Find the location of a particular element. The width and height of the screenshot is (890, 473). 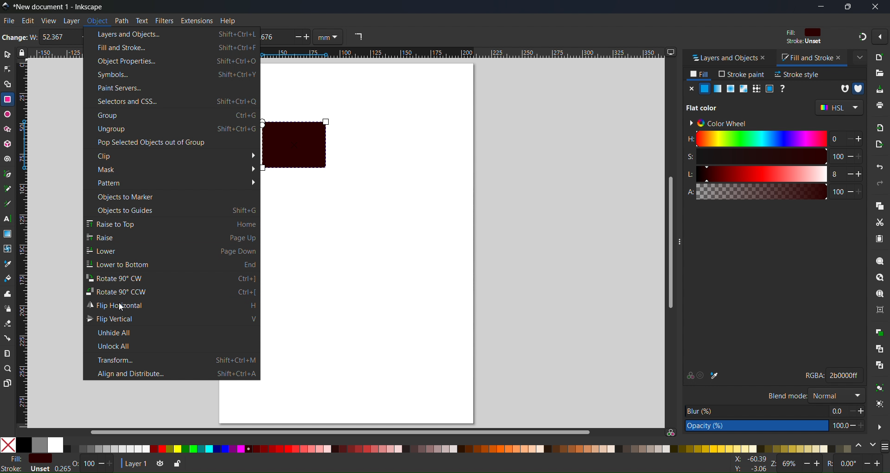

non zero is located at coordinates (858, 89).